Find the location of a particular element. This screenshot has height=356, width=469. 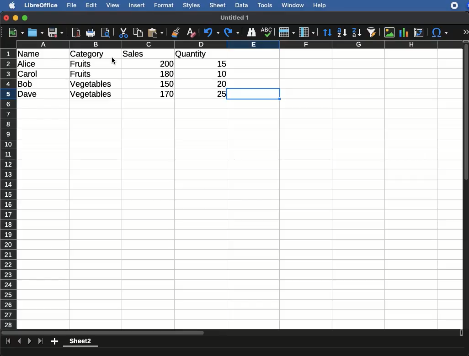

Fruits is located at coordinates (80, 74).